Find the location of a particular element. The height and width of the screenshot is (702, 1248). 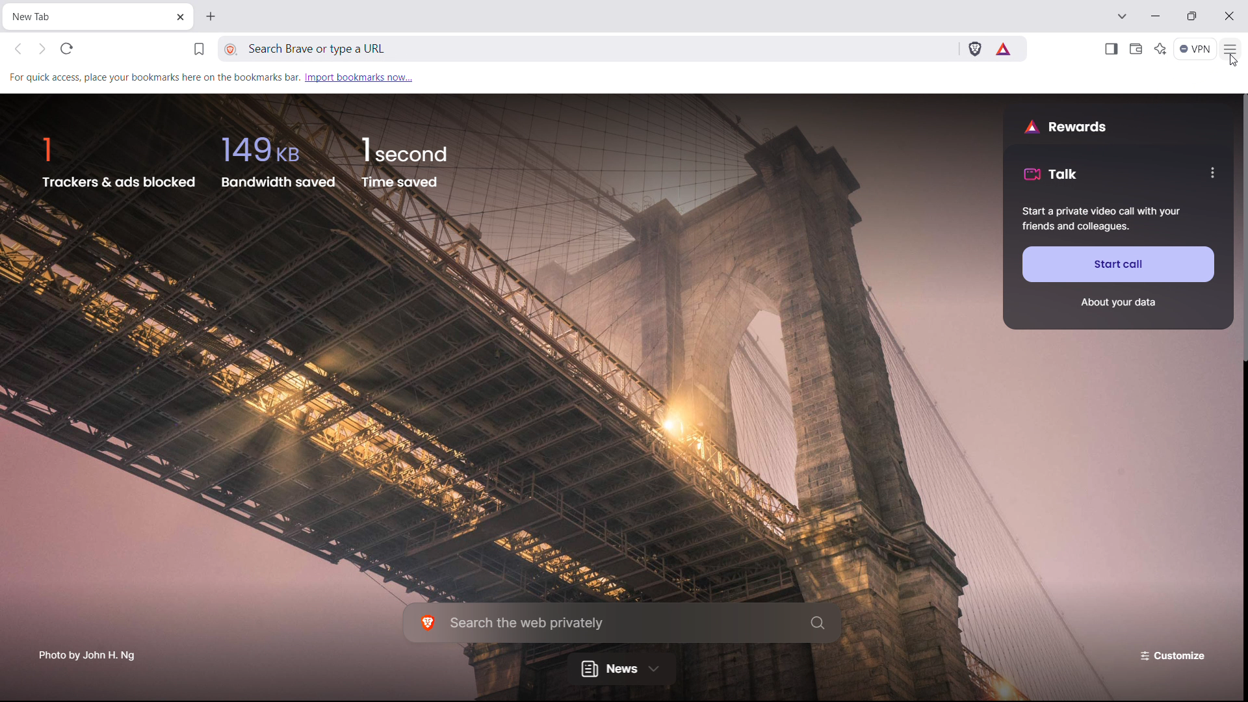

news is located at coordinates (620, 671).